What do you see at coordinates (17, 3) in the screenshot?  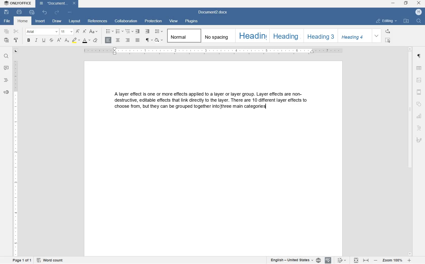 I see `system name` at bounding box center [17, 3].